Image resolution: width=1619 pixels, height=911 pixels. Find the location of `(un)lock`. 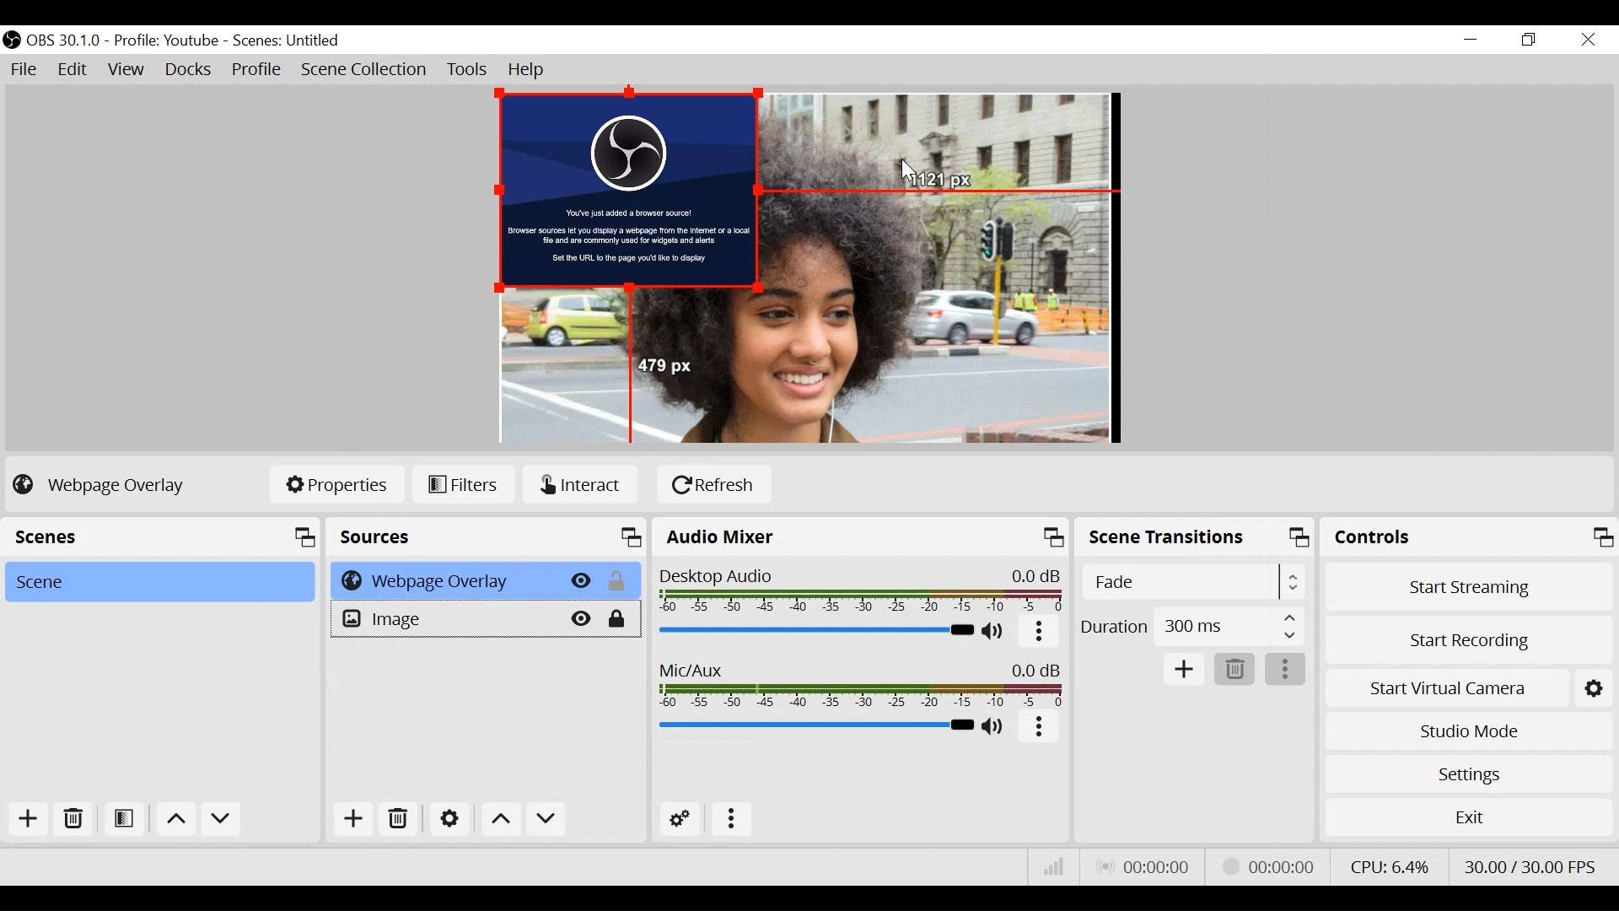

(un)lock is located at coordinates (621, 621).